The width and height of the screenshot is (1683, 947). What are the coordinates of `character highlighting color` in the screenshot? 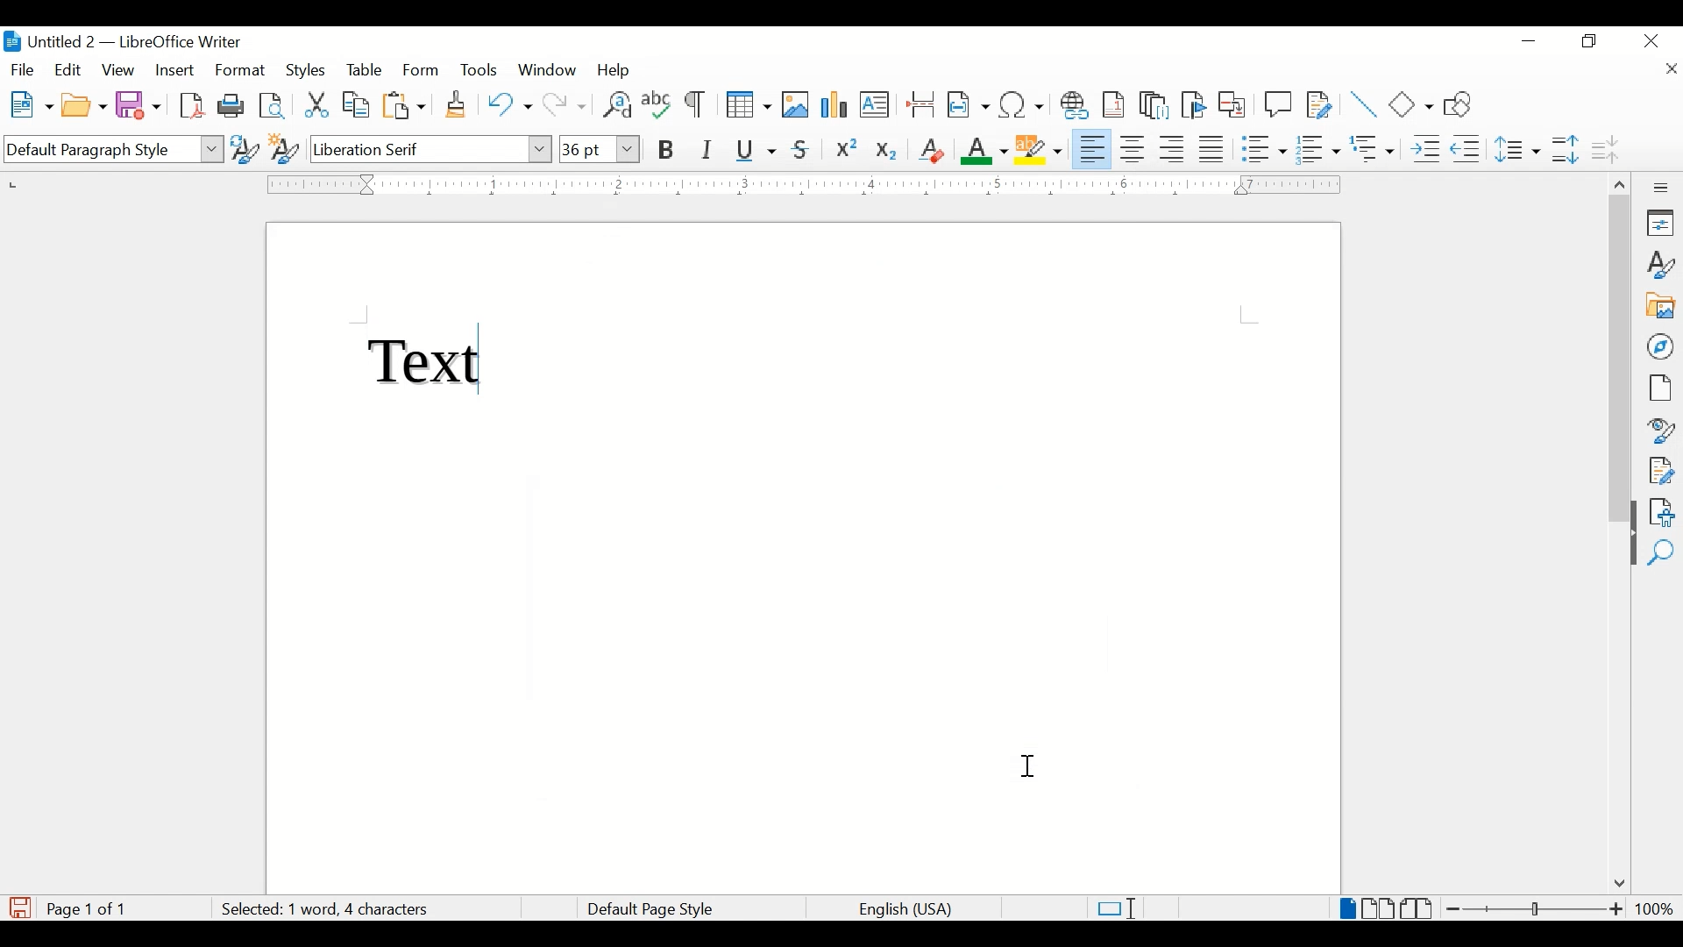 It's located at (1040, 148).